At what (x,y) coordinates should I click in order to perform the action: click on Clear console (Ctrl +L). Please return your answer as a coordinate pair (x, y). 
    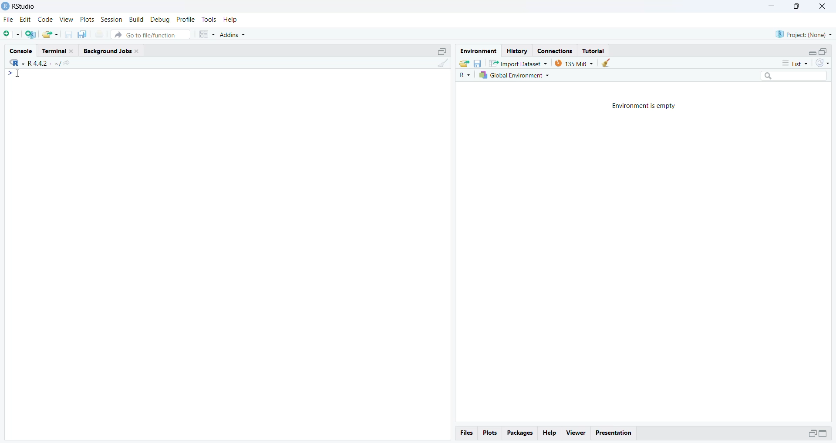
    Looking at the image, I should click on (441, 68).